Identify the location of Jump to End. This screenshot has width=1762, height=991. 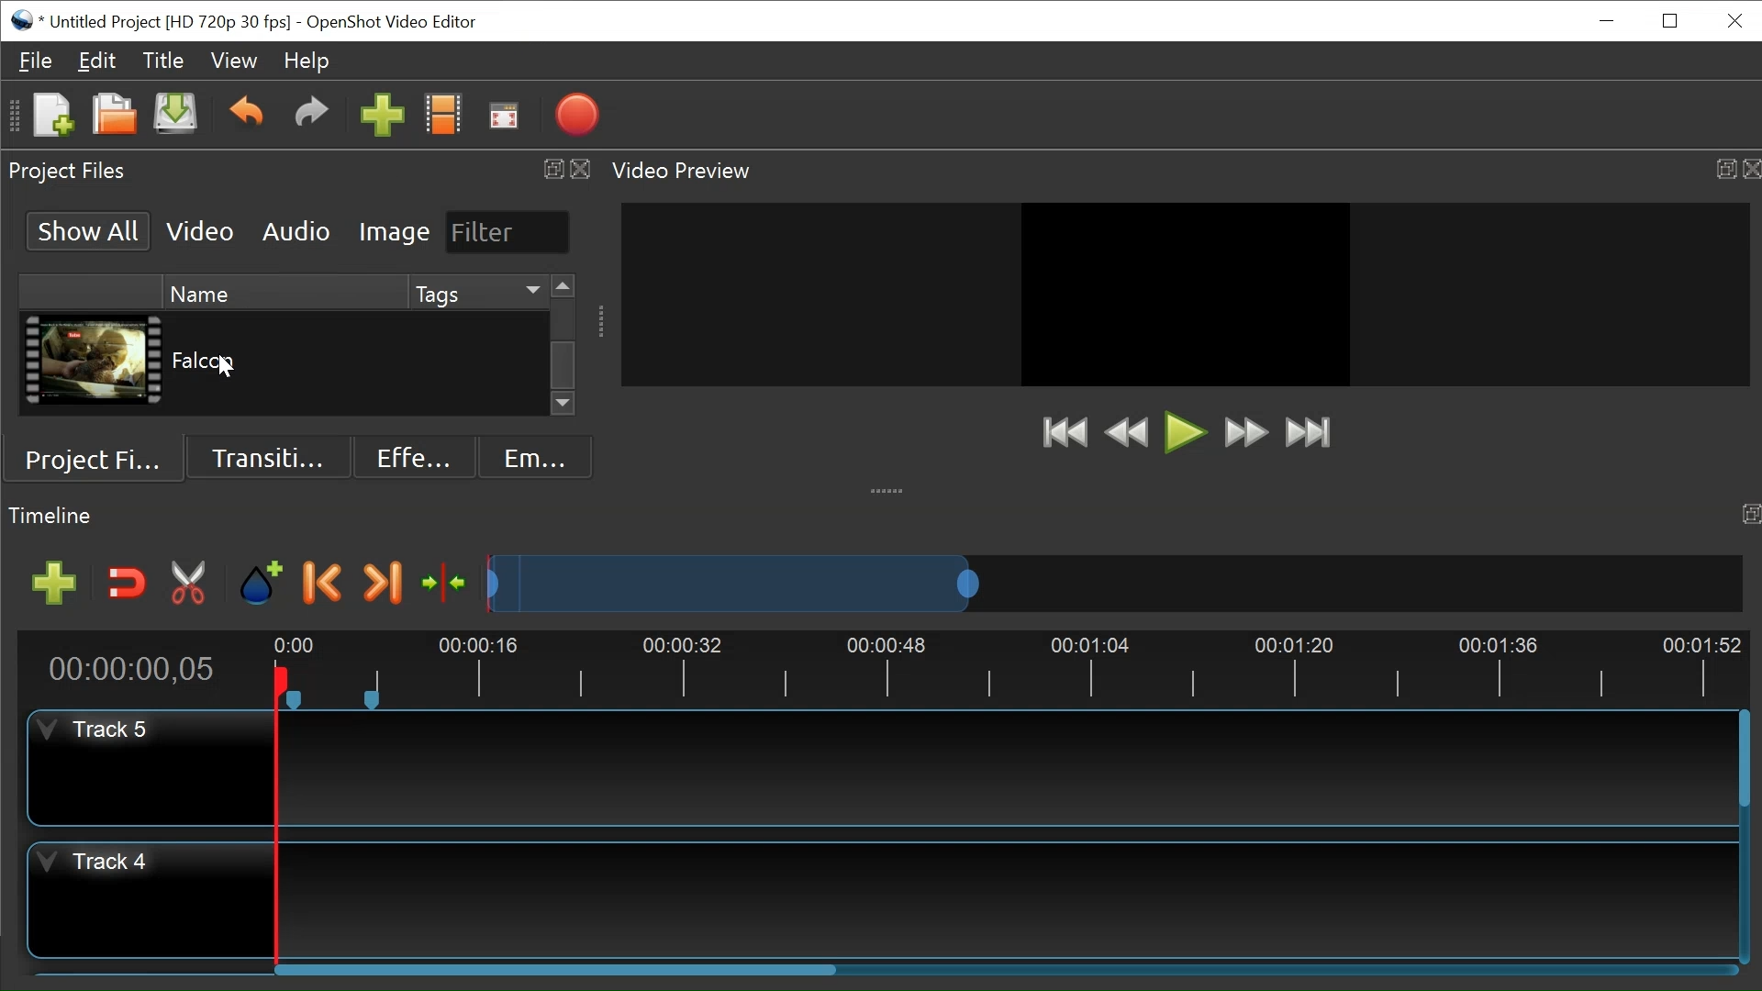
(1308, 435).